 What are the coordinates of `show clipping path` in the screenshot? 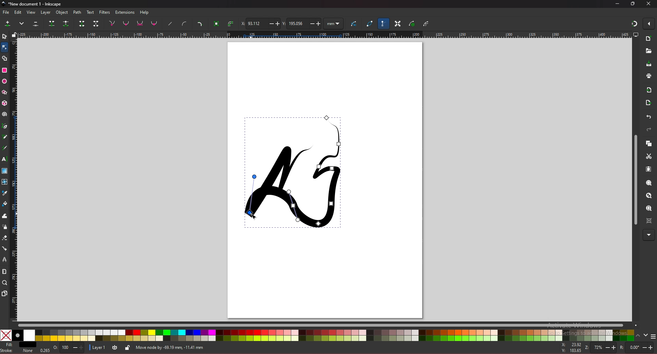 It's located at (426, 24).